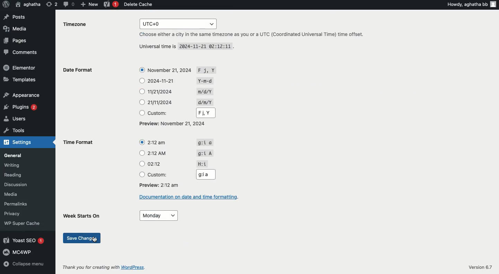 This screenshot has height=274, width=499. I want to click on Preview, so click(159, 186).